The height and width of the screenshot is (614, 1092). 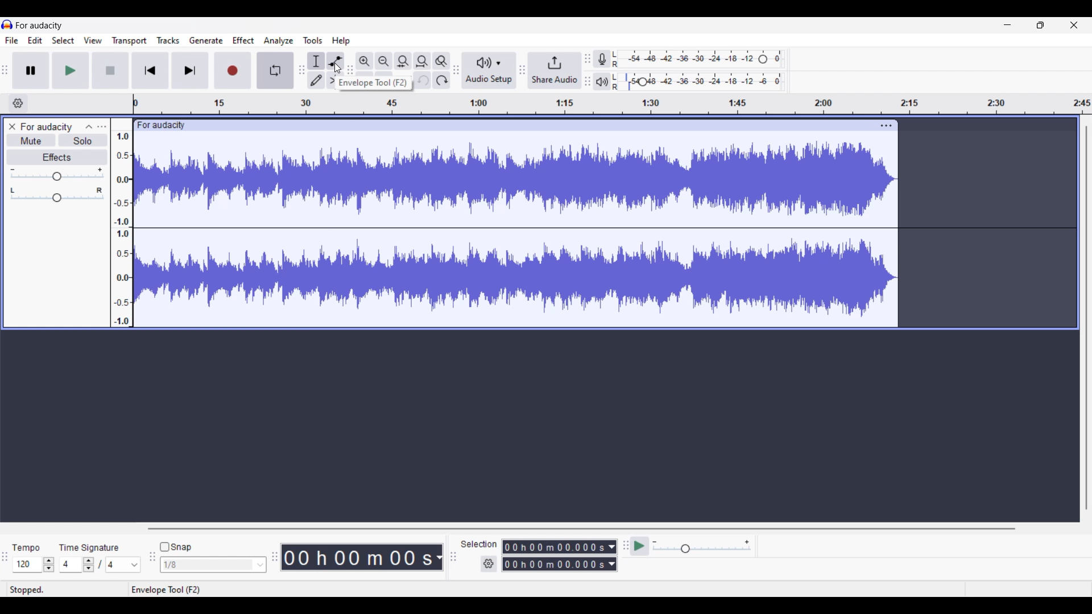 What do you see at coordinates (102, 127) in the screenshot?
I see `Open menu` at bounding box center [102, 127].